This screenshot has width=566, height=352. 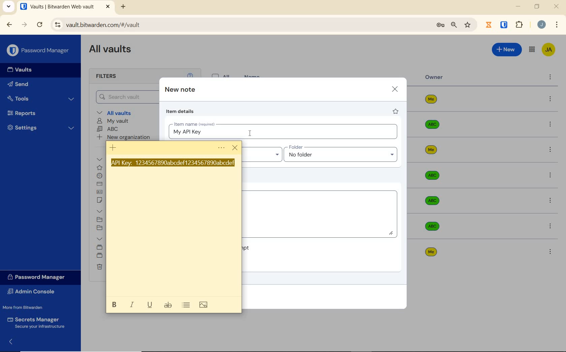 What do you see at coordinates (173, 164) in the screenshot?
I see `API Key copied` at bounding box center [173, 164].